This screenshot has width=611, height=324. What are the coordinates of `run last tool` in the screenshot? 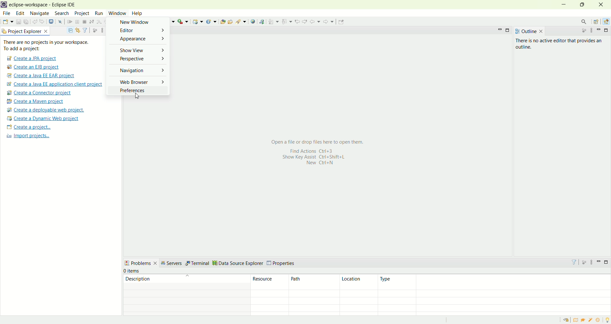 It's located at (184, 21).